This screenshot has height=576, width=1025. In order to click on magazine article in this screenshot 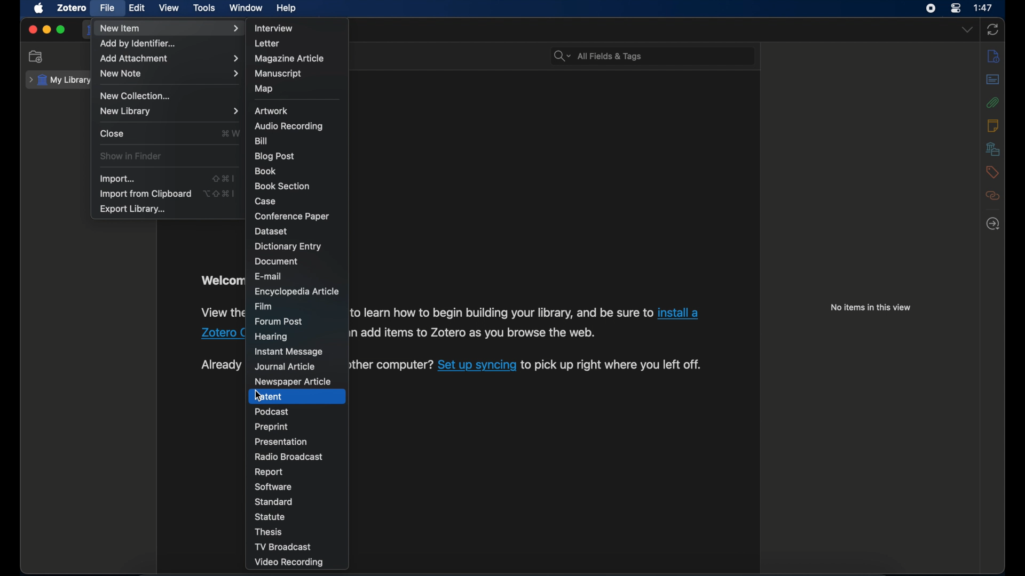, I will do `click(290, 58)`.